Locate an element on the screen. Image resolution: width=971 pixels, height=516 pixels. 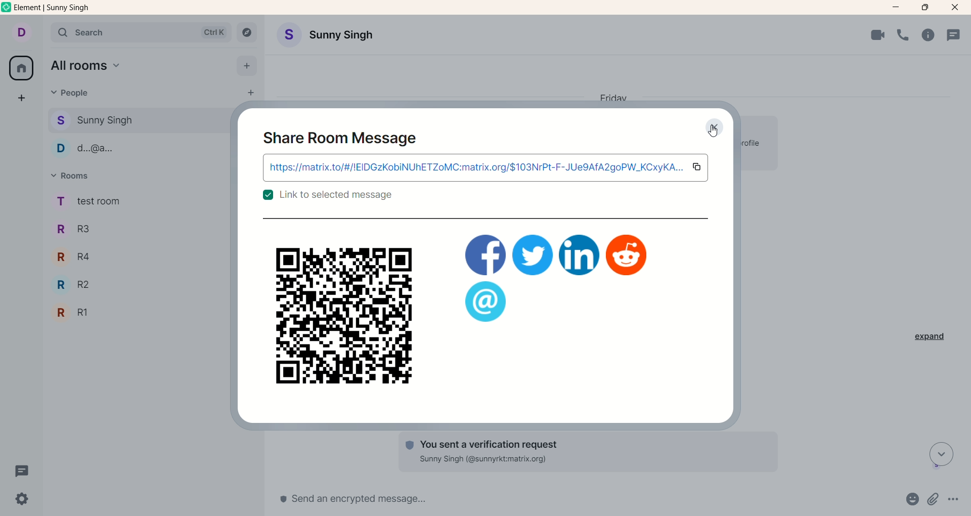
application logo is located at coordinates (533, 254).